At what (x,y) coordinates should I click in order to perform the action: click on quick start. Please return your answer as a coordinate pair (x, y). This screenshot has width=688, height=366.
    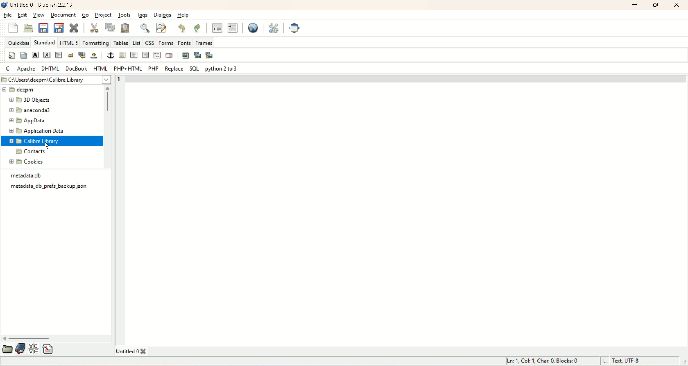
    Looking at the image, I should click on (11, 55).